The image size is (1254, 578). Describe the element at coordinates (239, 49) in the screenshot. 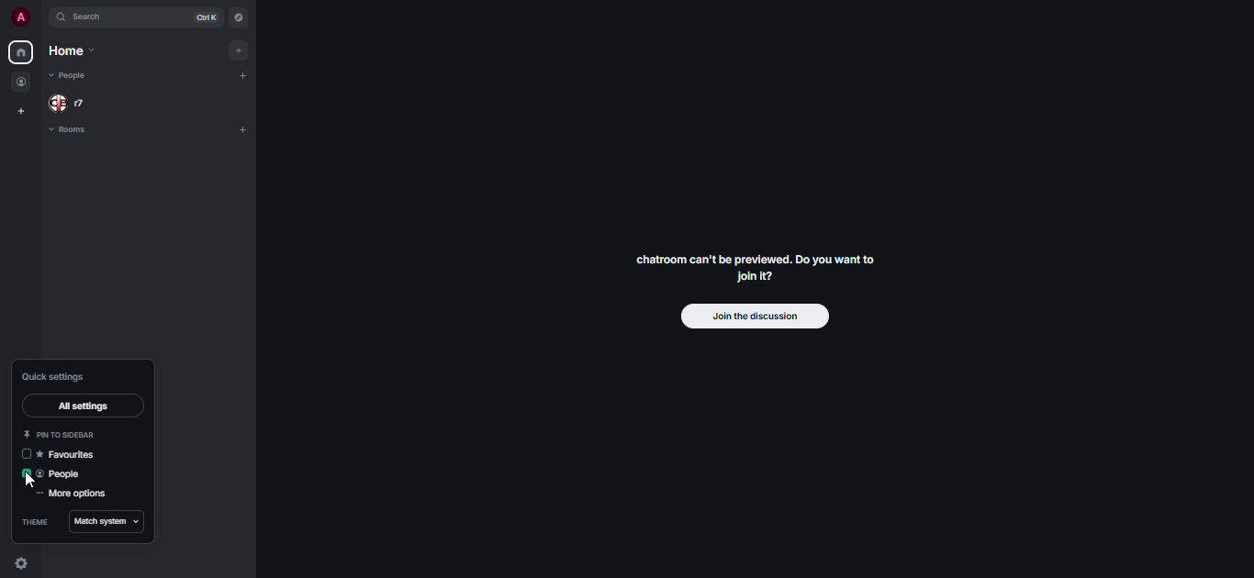

I see `add` at that location.